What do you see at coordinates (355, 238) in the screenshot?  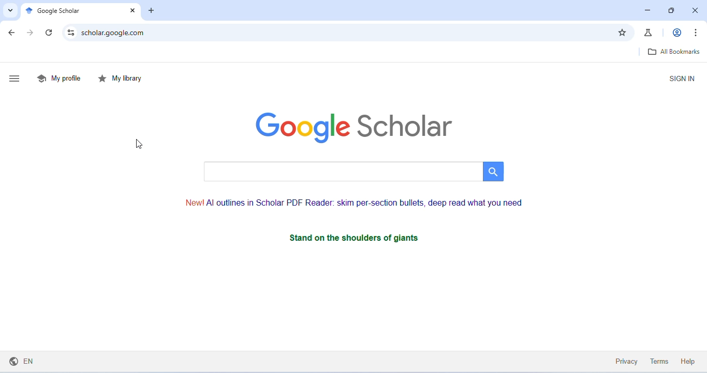 I see `stand on the shoulders of giants` at bounding box center [355, 238].